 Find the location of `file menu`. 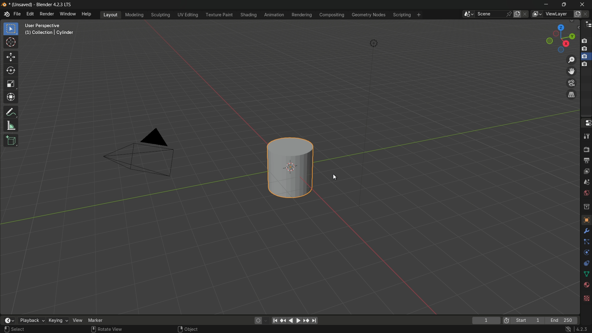

file menu is located at coordinates (17, 14).